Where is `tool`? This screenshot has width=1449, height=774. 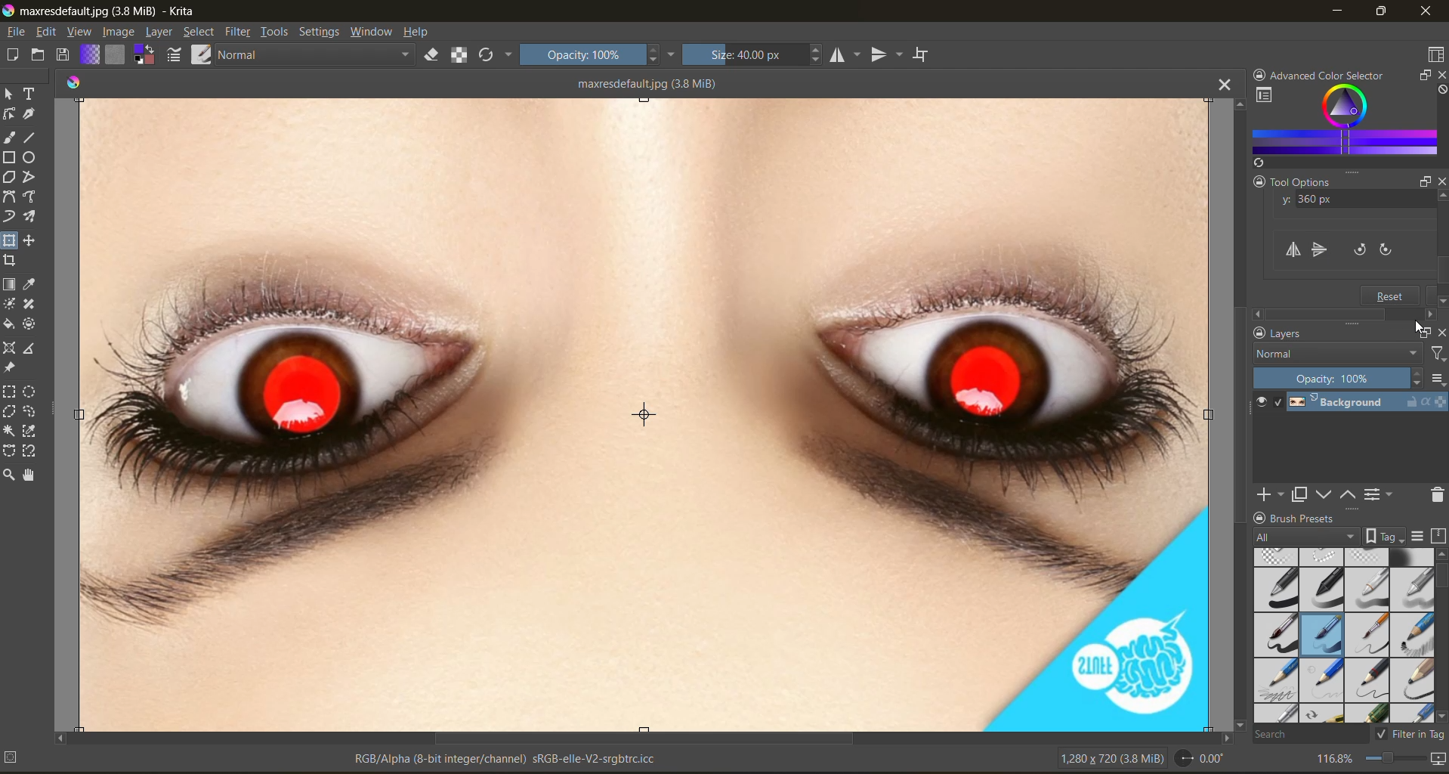 tool is located at coordinates (11, 114).